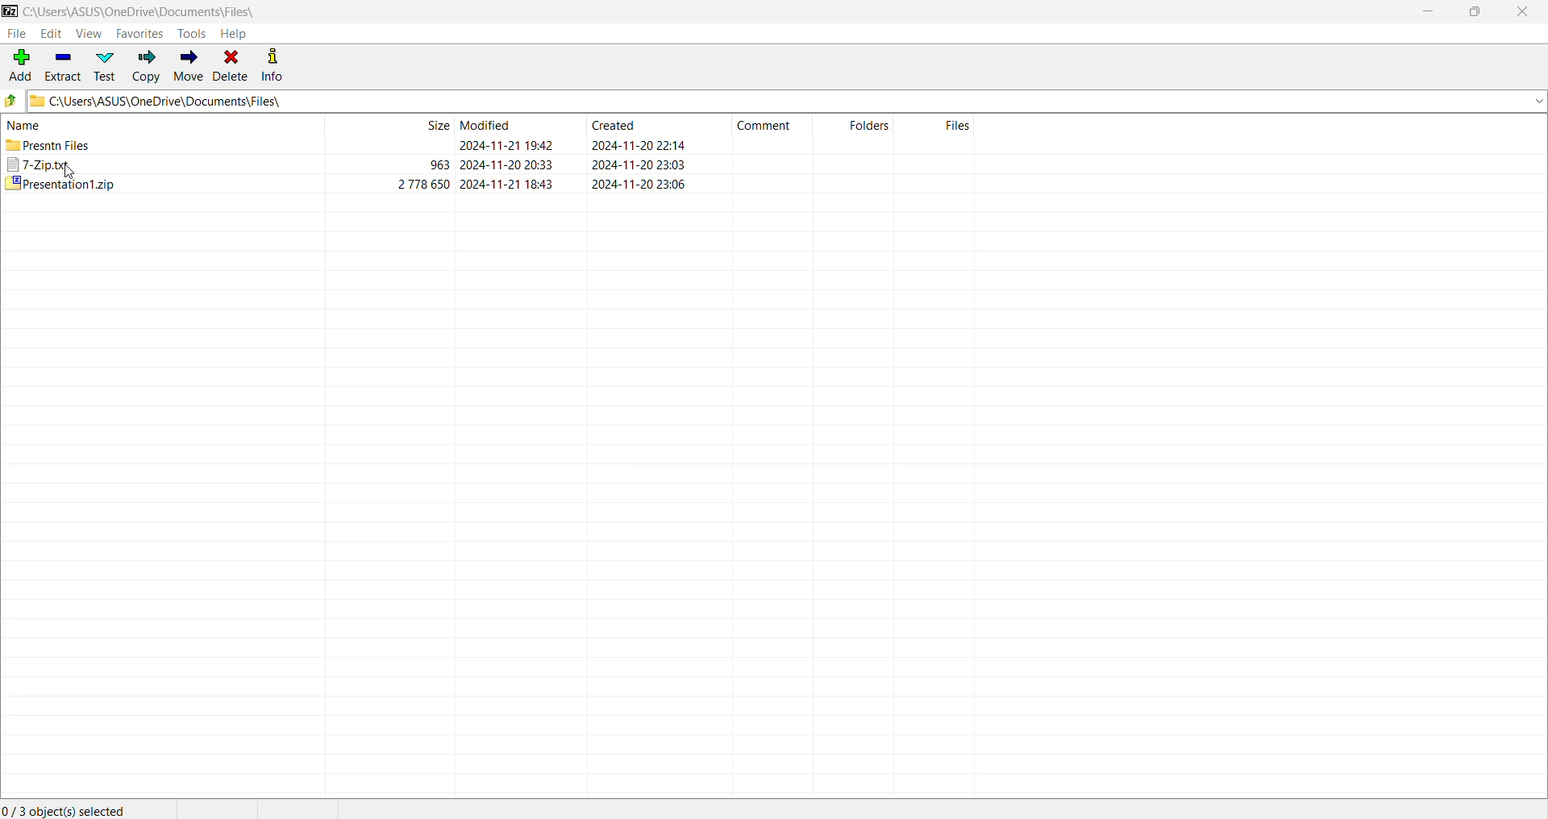 This screenshot has height=819, width=1548. I want to click on presentation1.zip, so click(60, 183).